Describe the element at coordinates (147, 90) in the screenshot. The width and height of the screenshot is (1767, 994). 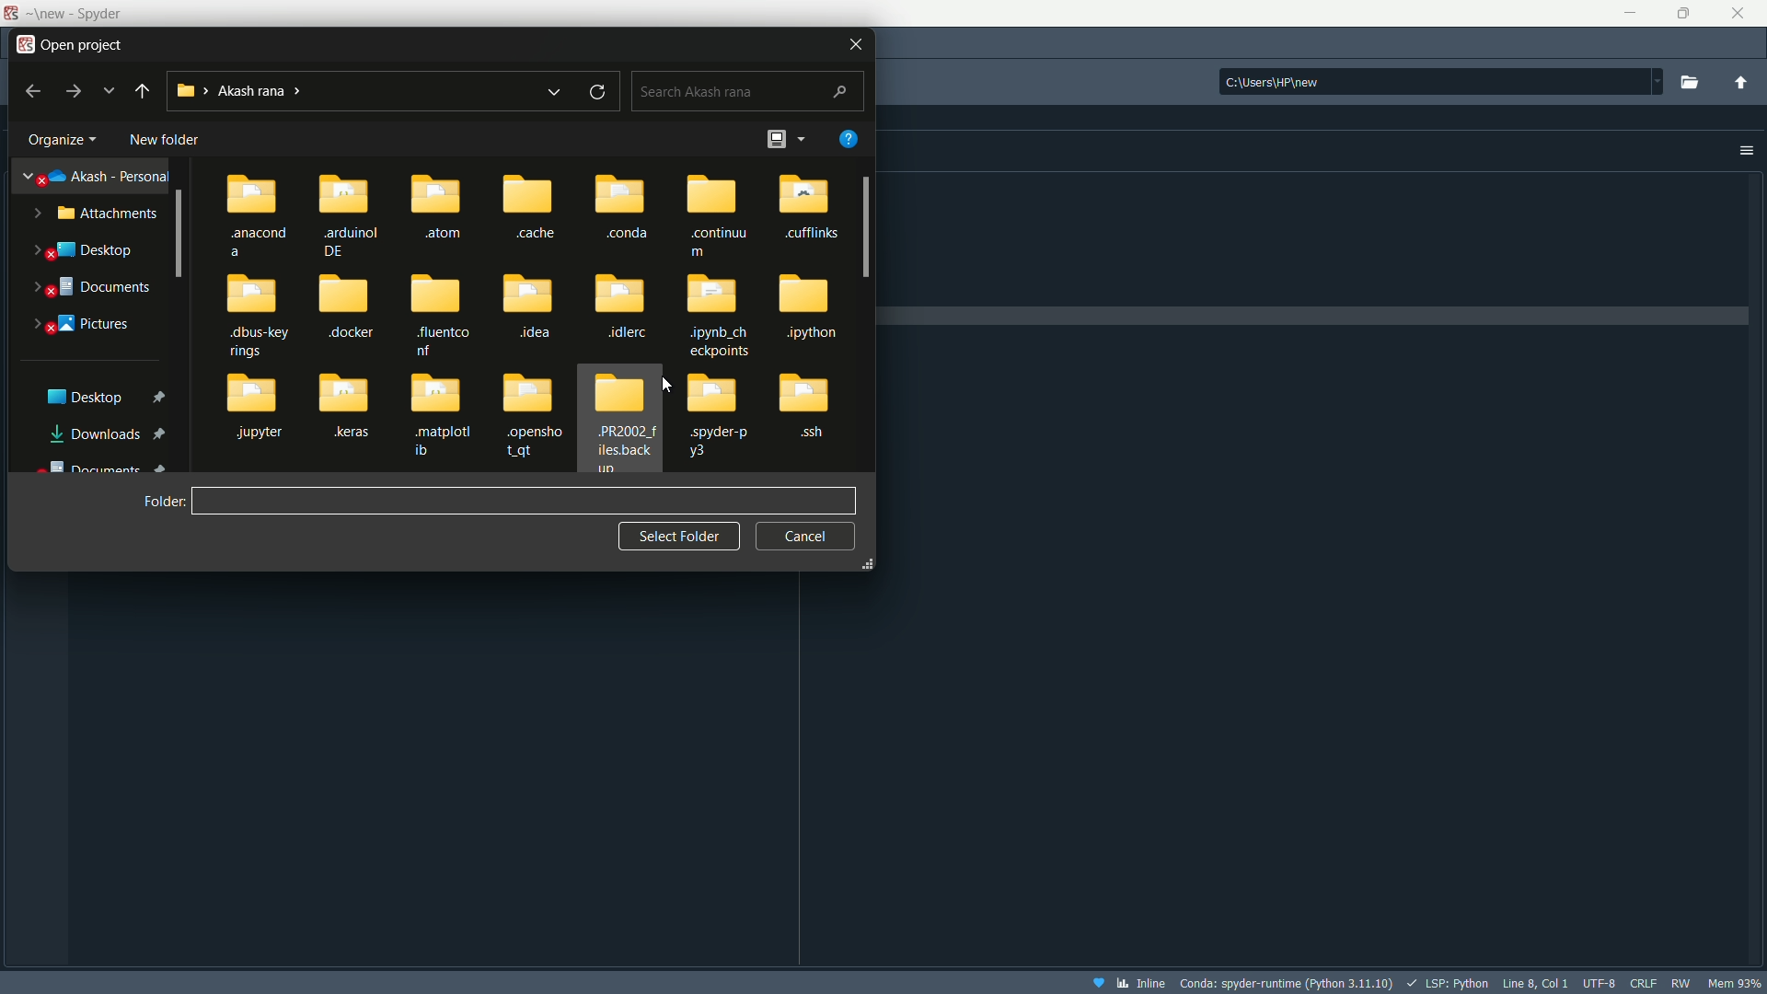
I see `back` at that location.